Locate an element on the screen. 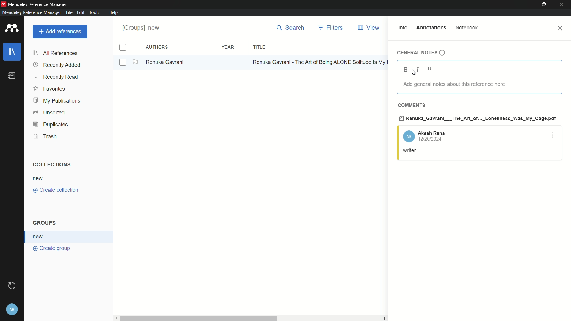 This screenshot has height=321, width=571. mendeley reference manager is located at coordinates (31, 12).